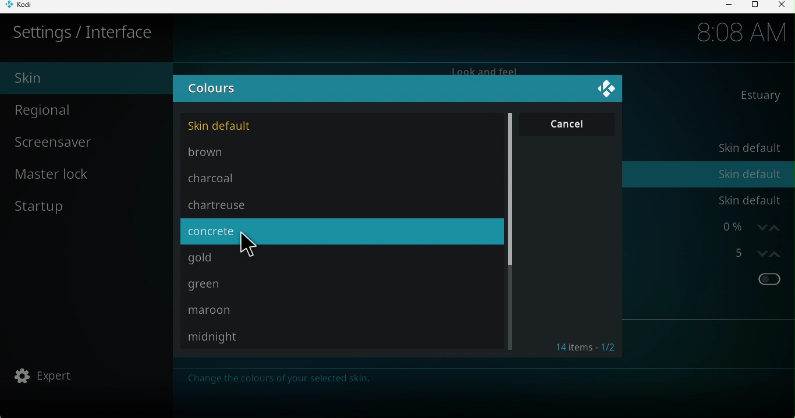 The image size is (795, 418). I want to click on concrete, so click(339, 231).